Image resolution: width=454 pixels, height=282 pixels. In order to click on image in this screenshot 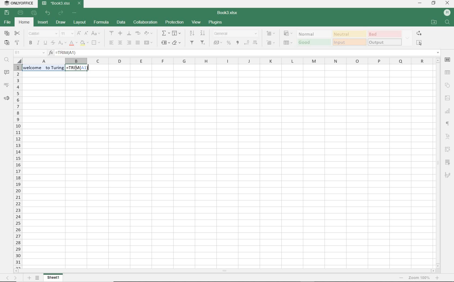, I will do `click(448, 99)`.